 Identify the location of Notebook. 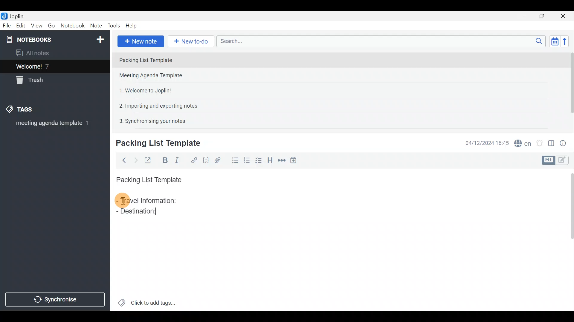
(54, 39).